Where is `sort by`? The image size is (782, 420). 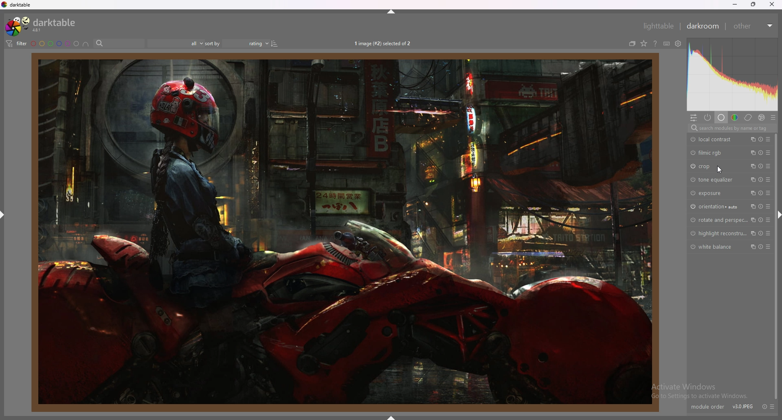
sort by is located at coordinates (213, 43).